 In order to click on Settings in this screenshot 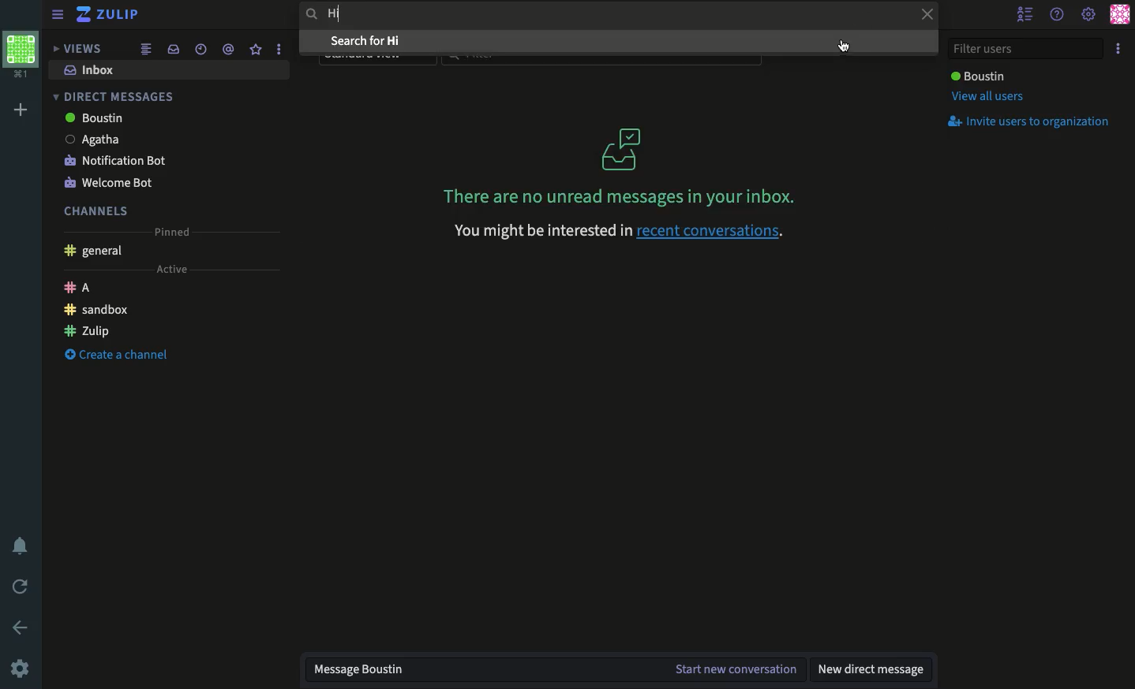, I will do `click(1089, 13)`.